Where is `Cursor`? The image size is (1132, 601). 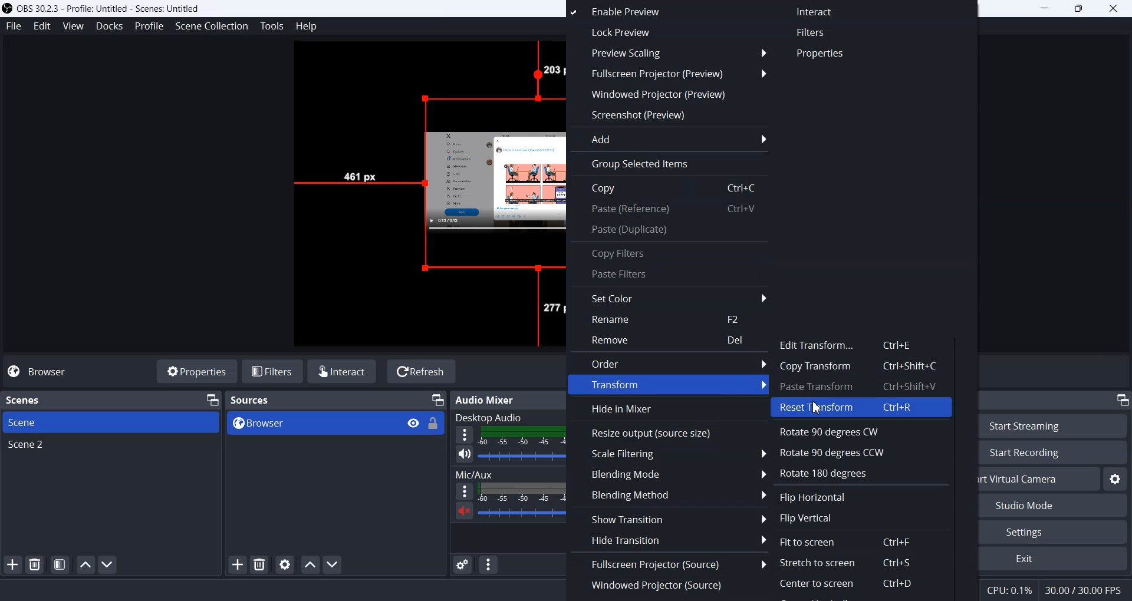
Cursor is located at coordinates (819, 407).